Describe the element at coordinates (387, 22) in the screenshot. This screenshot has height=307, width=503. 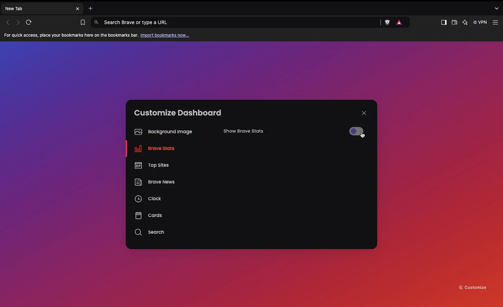
I see `Brave Shields` at that location.